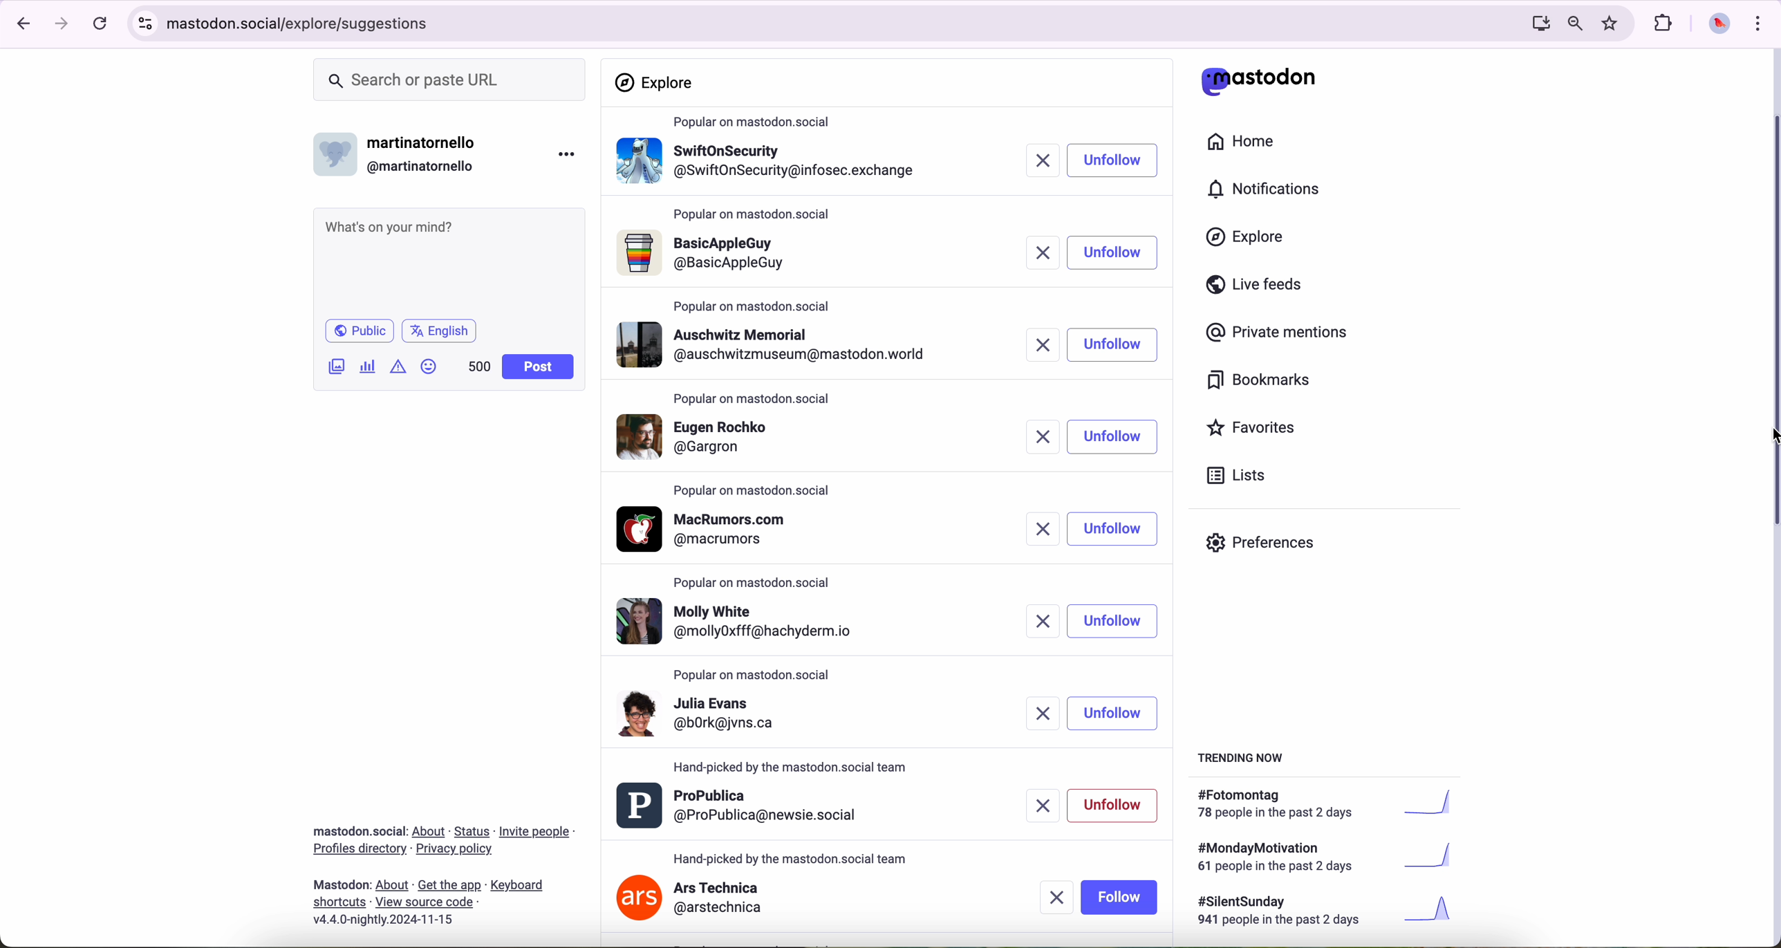  I want to click on explore section, so click(657, 82).